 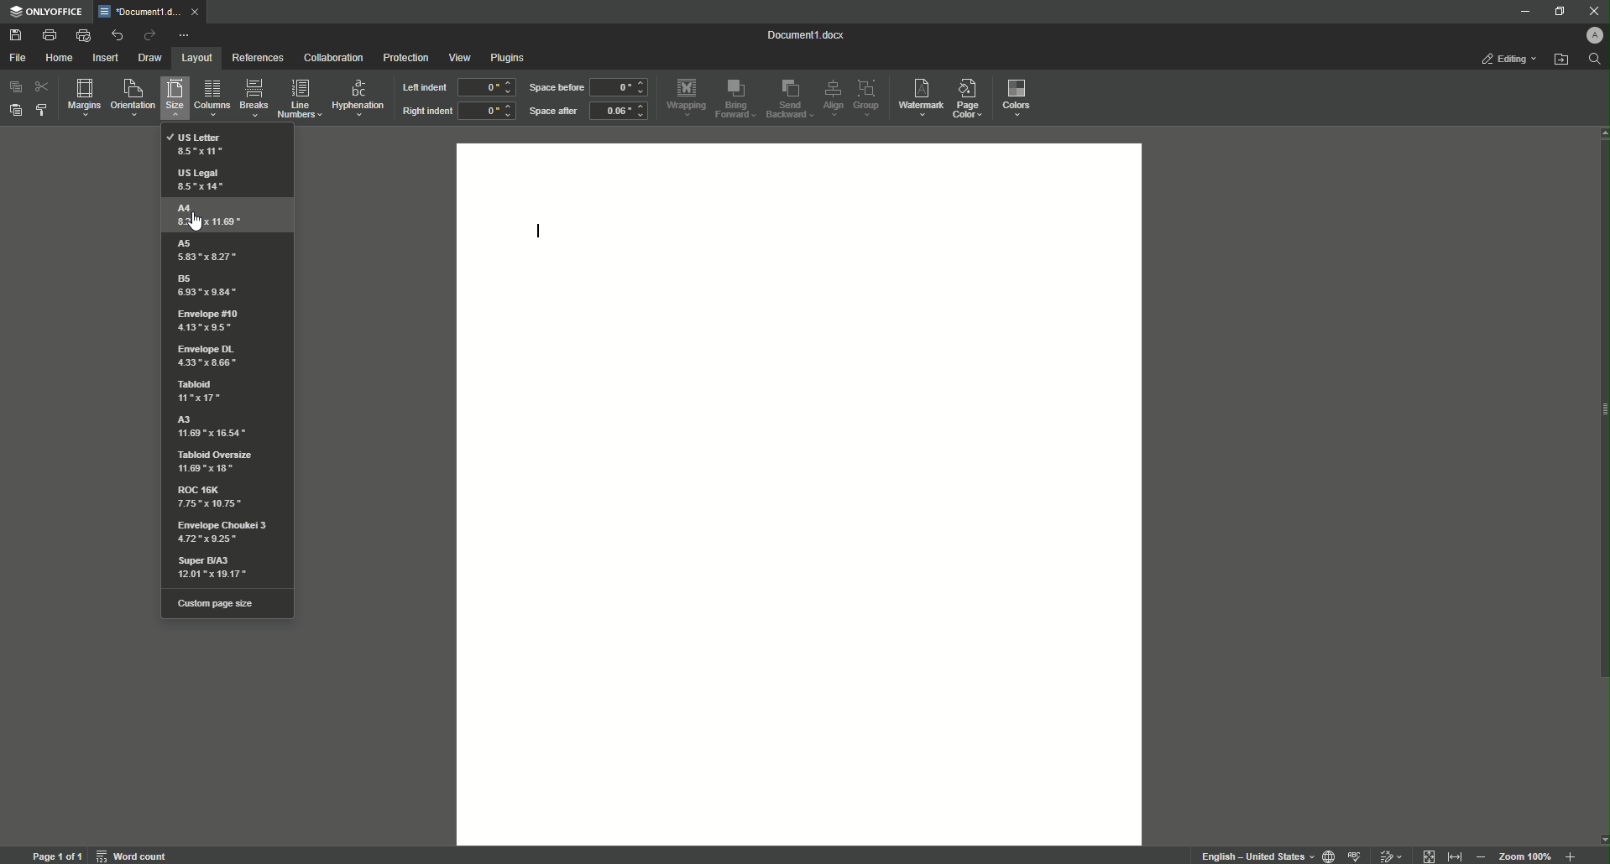 I want to click on Wrapping, so click(x=686, y=96).